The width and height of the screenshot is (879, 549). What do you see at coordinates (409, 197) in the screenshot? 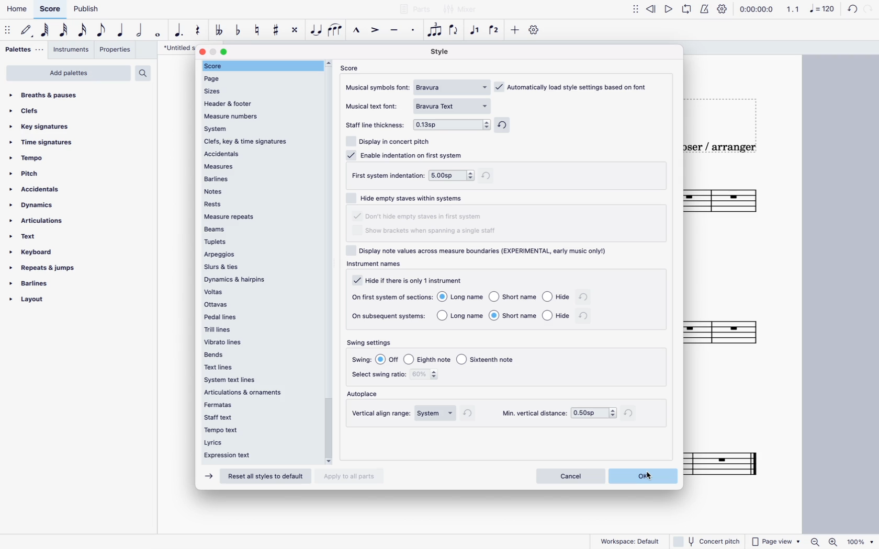
I see `hide empty staves within systems` at bounding box center [409, 197].